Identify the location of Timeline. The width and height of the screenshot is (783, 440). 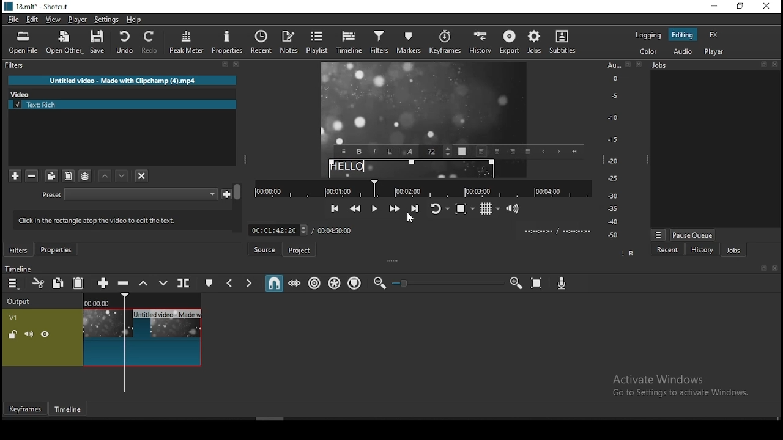
(18, 268).